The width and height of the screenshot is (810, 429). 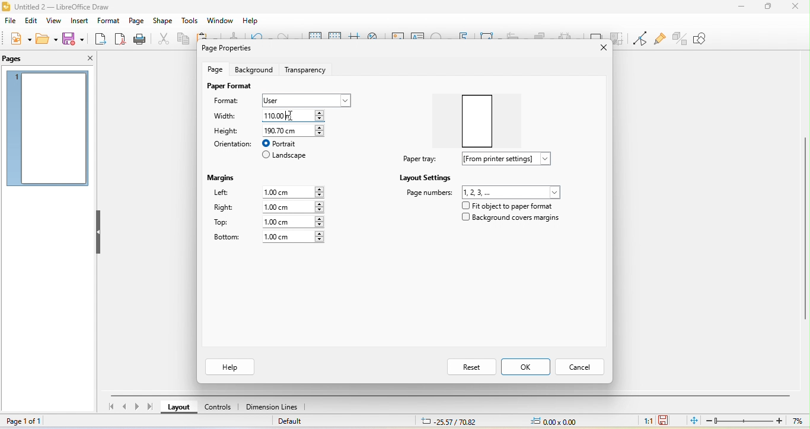 I want to click on window, so click(x=220, y=21).